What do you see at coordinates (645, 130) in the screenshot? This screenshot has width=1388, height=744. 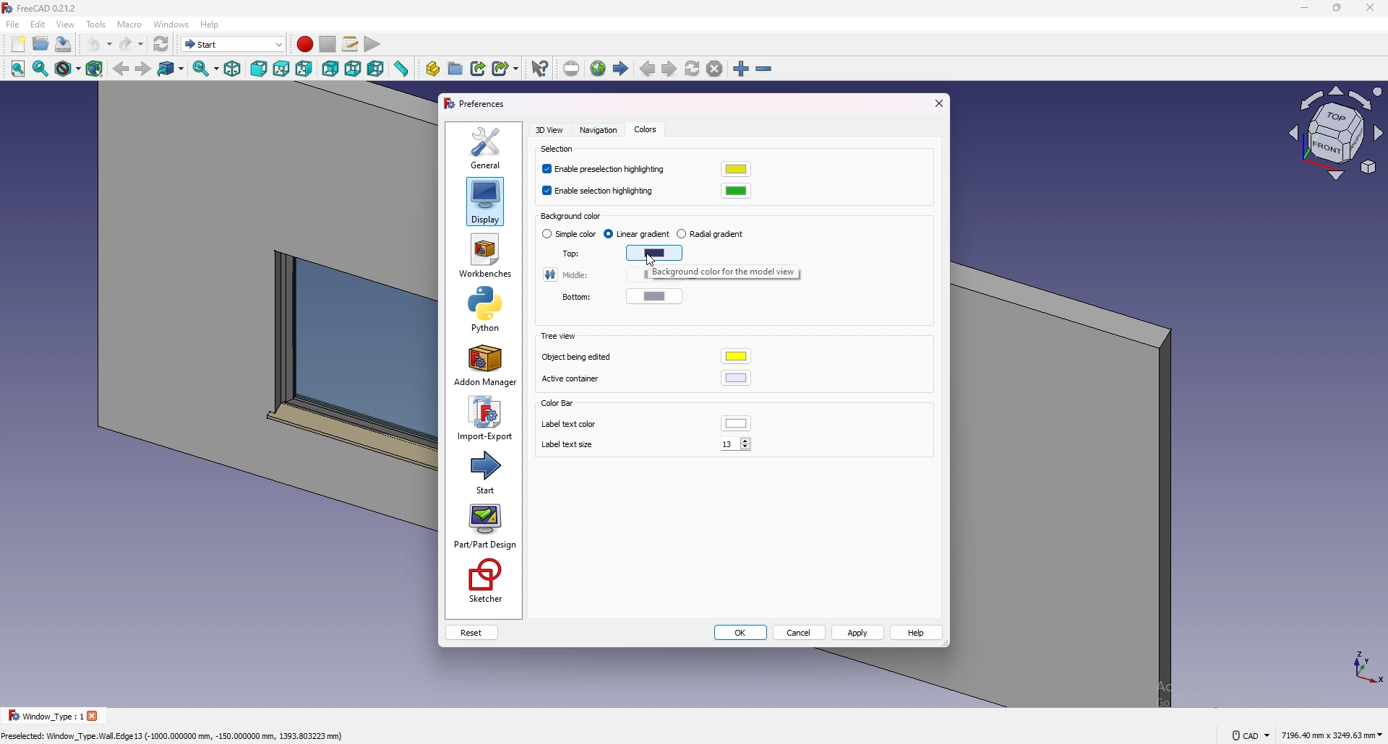 I see `colors` at bounding box center [645, 130].